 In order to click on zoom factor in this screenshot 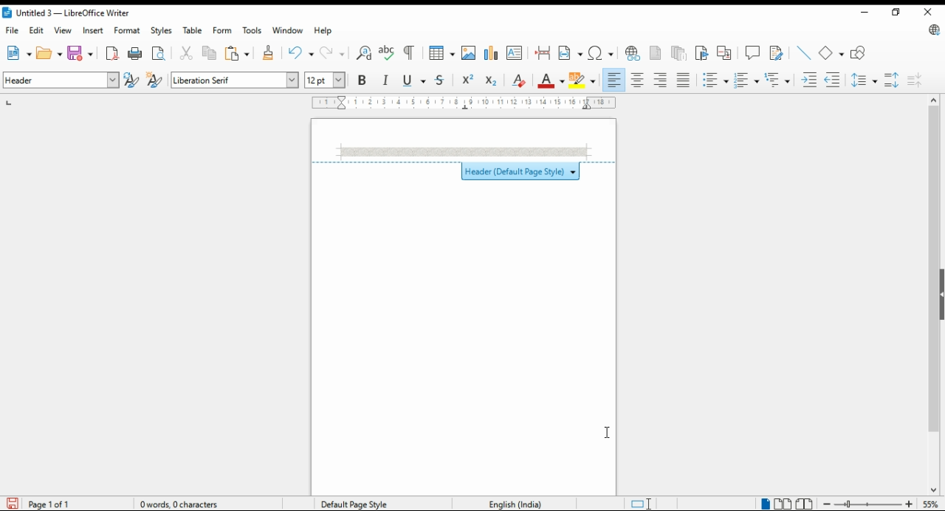, I will do `click(931, 504)`.